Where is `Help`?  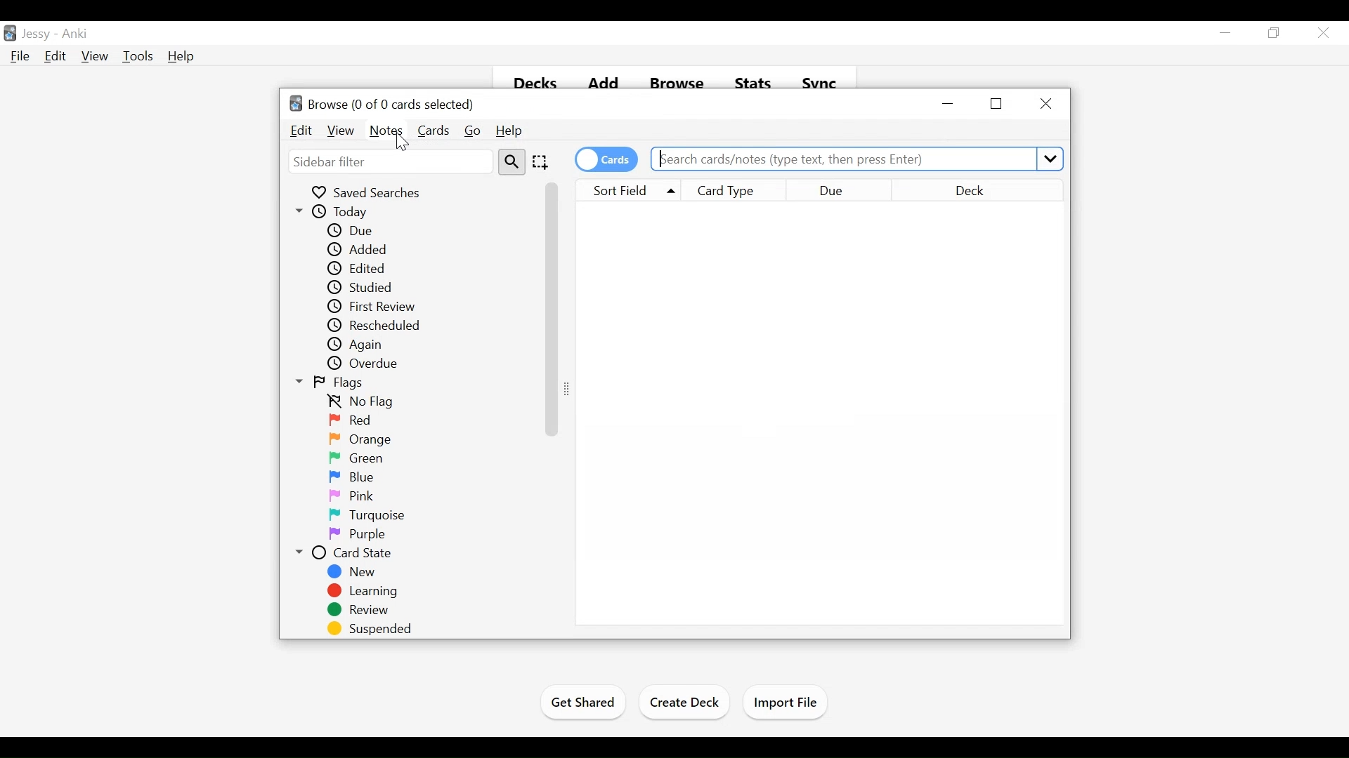 Help is located at coordinates (509, 131).